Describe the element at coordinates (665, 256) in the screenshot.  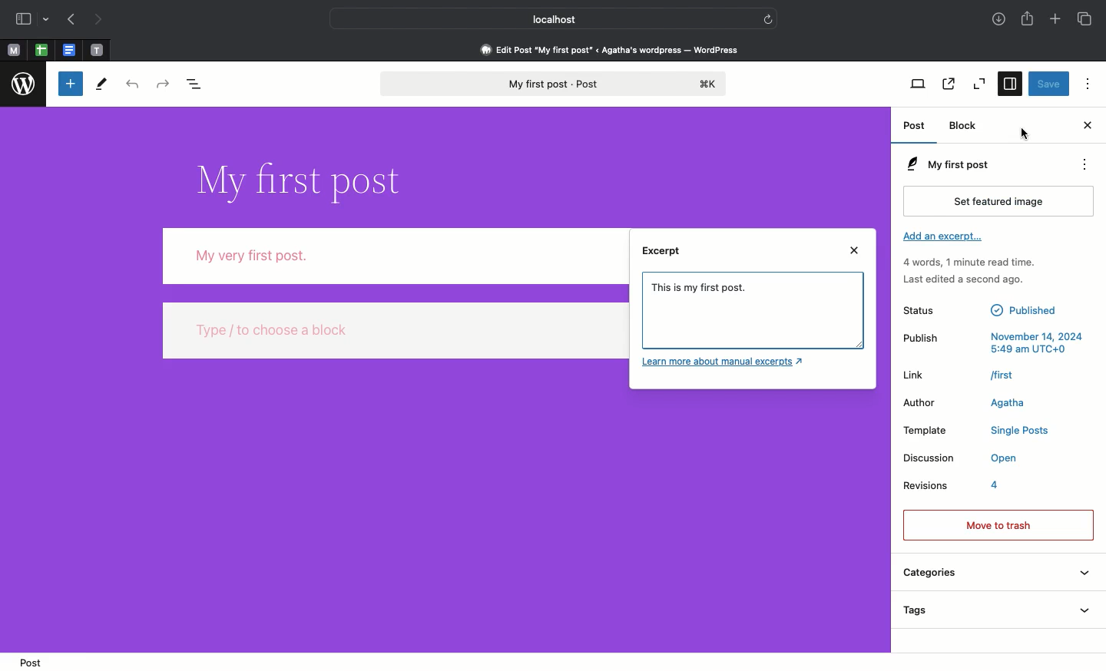
I see `Excerpt` at that location.